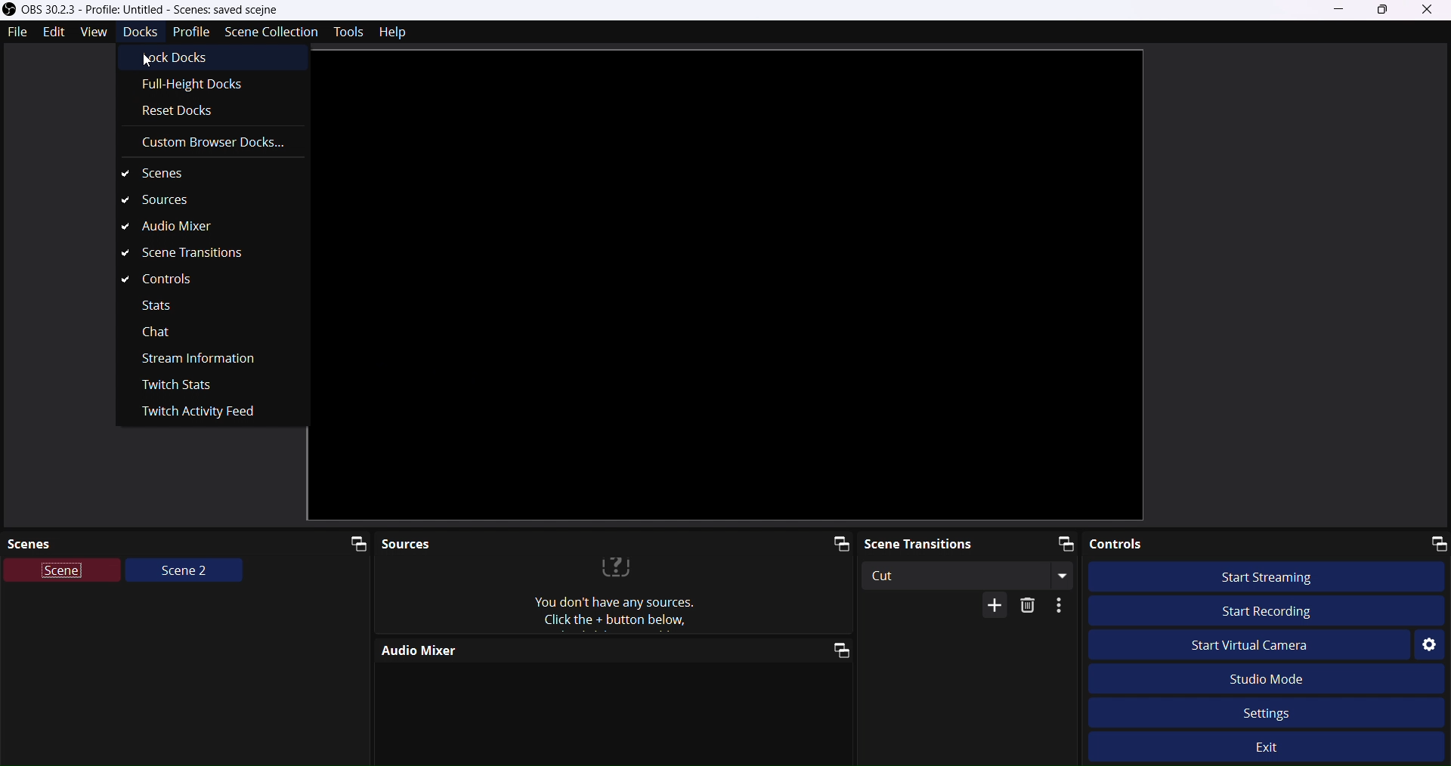 The image size is (1451, 766). I want to click on Start Streaming, so click(1276, 576).